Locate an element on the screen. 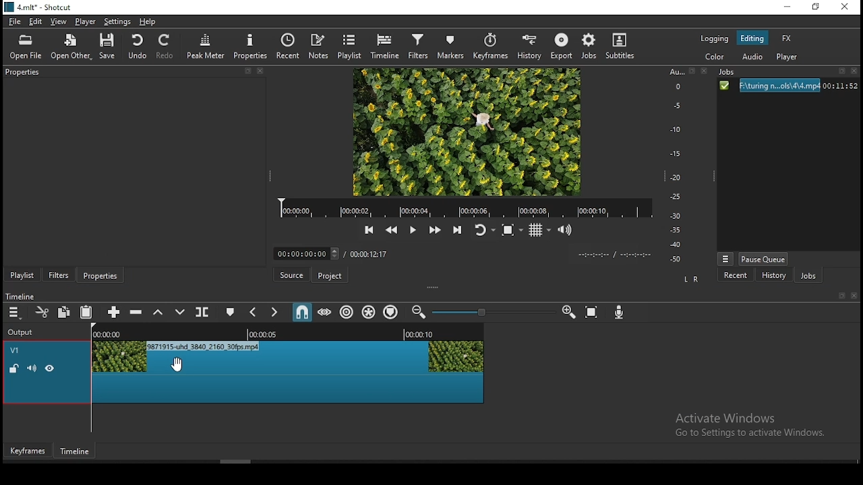 The image size is (863, 485). append is located at coordinates (112, 311).